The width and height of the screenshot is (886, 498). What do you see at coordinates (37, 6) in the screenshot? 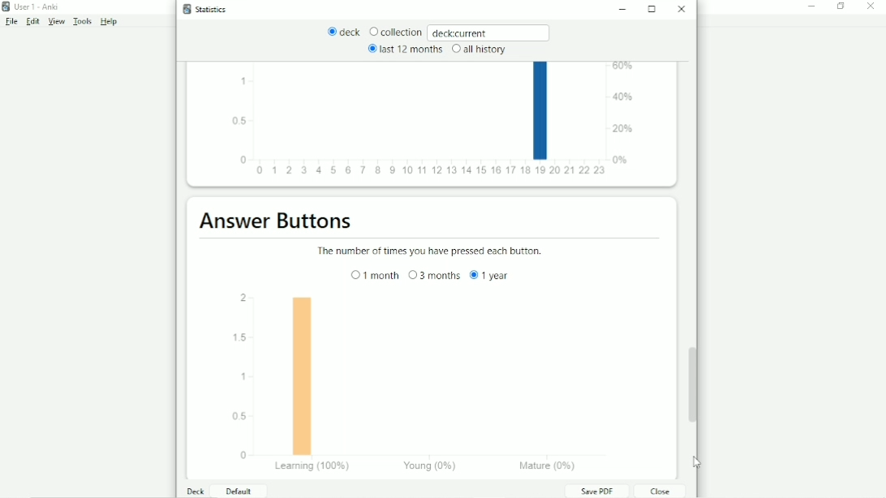
I see `User 1 - Anki` at bounding box center [37, 6].